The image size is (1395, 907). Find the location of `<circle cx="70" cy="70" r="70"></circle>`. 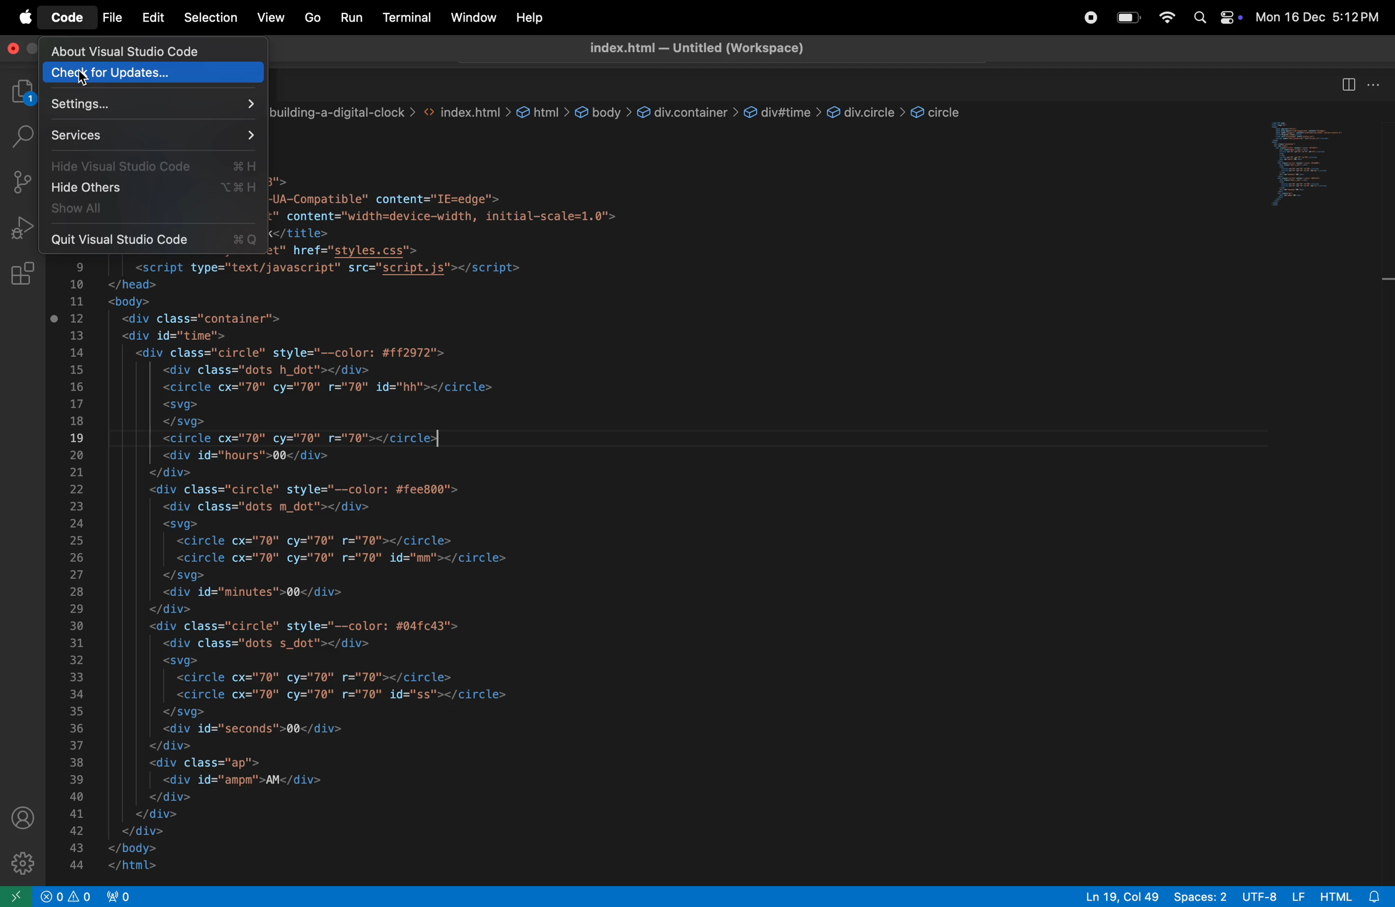

<circle cx="70" cy="70" r="70"></circle> is located at coordinates (325, 541).